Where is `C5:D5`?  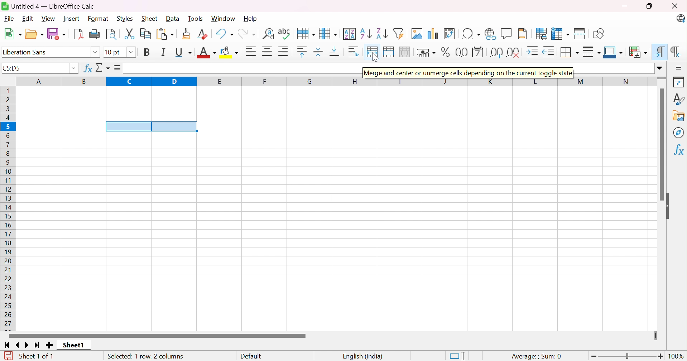 C5:D5 is located at coordinates (14, 69).